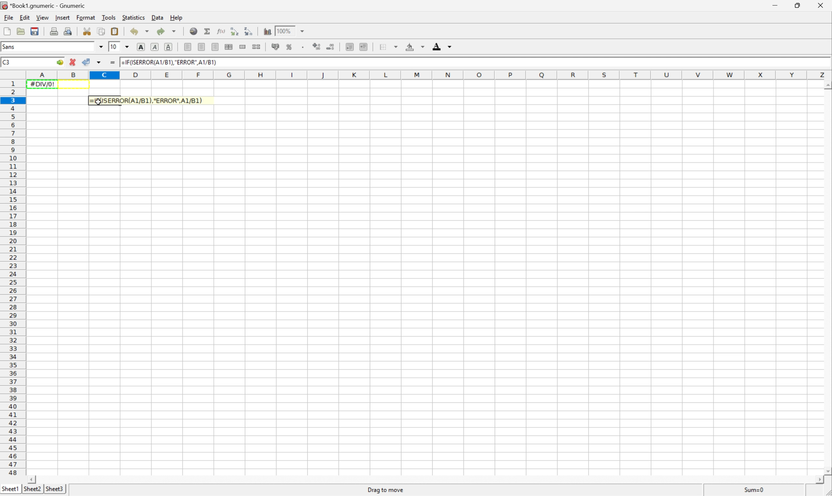 This screenshot has height=496, width=832. Describe the element at coordinates (437, 47) in the screenshot. I see `Foreground` at that location.